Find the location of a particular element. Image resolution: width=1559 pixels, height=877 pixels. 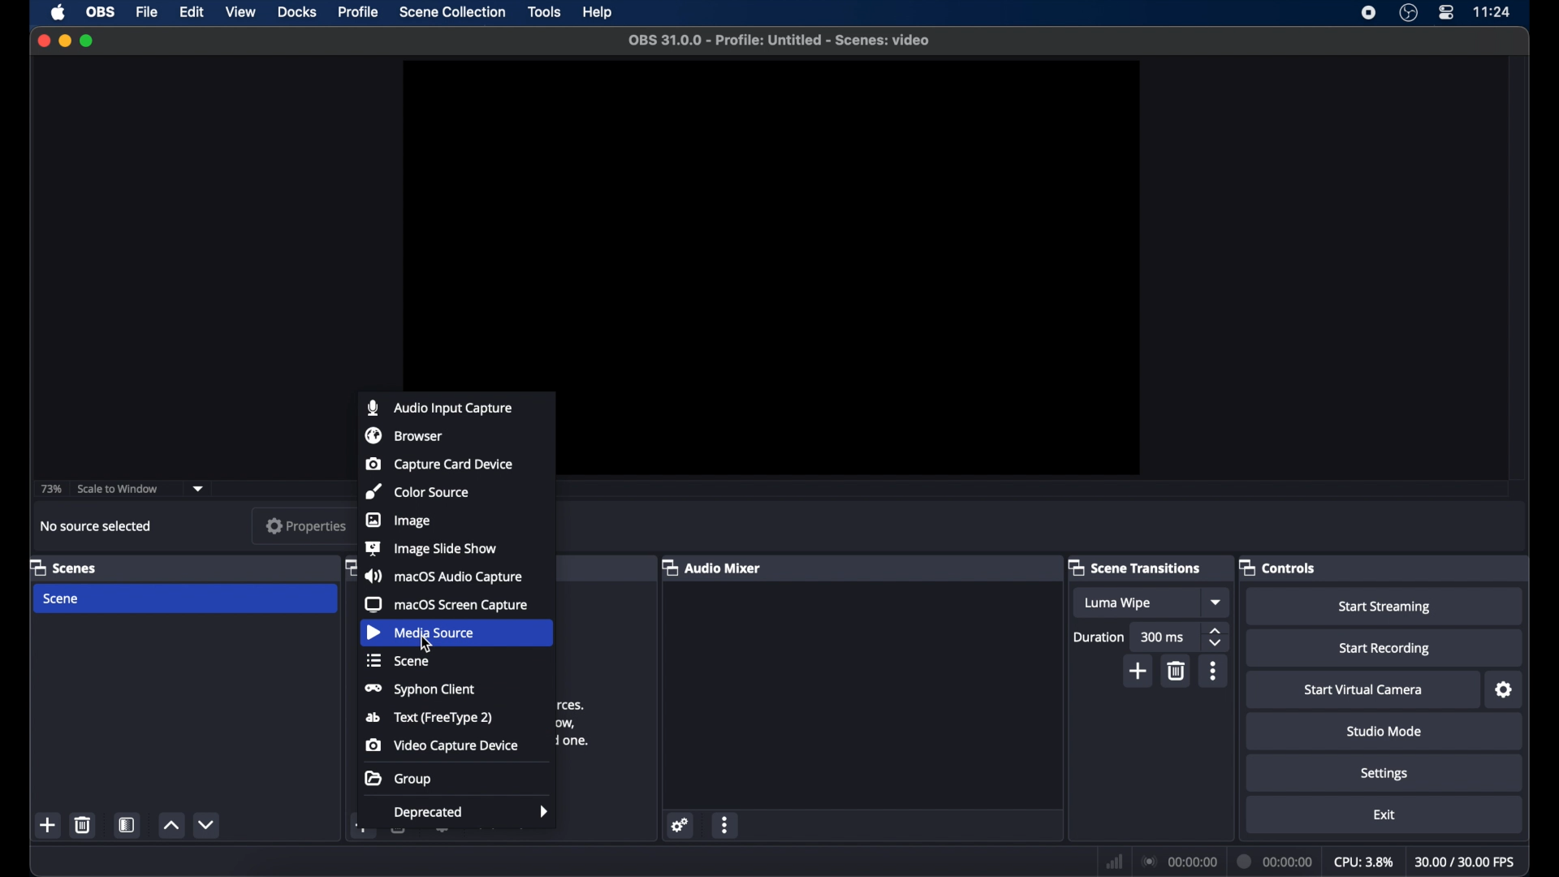

file is located at coordinates (148, 12).